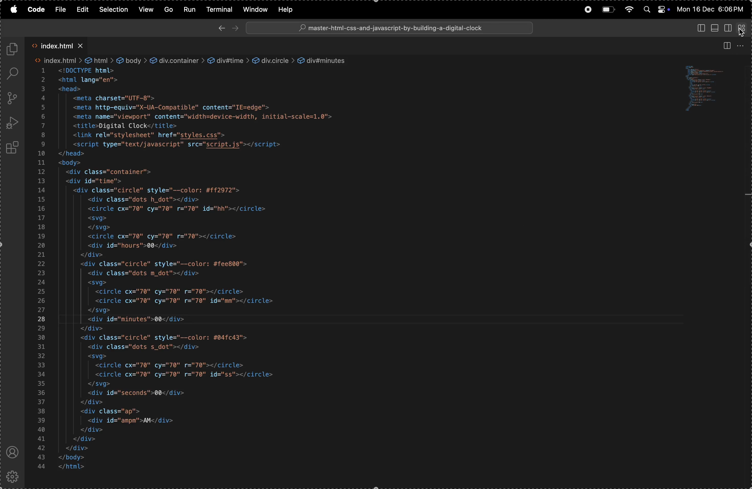  I want to click on date and time, so click(712, 10).